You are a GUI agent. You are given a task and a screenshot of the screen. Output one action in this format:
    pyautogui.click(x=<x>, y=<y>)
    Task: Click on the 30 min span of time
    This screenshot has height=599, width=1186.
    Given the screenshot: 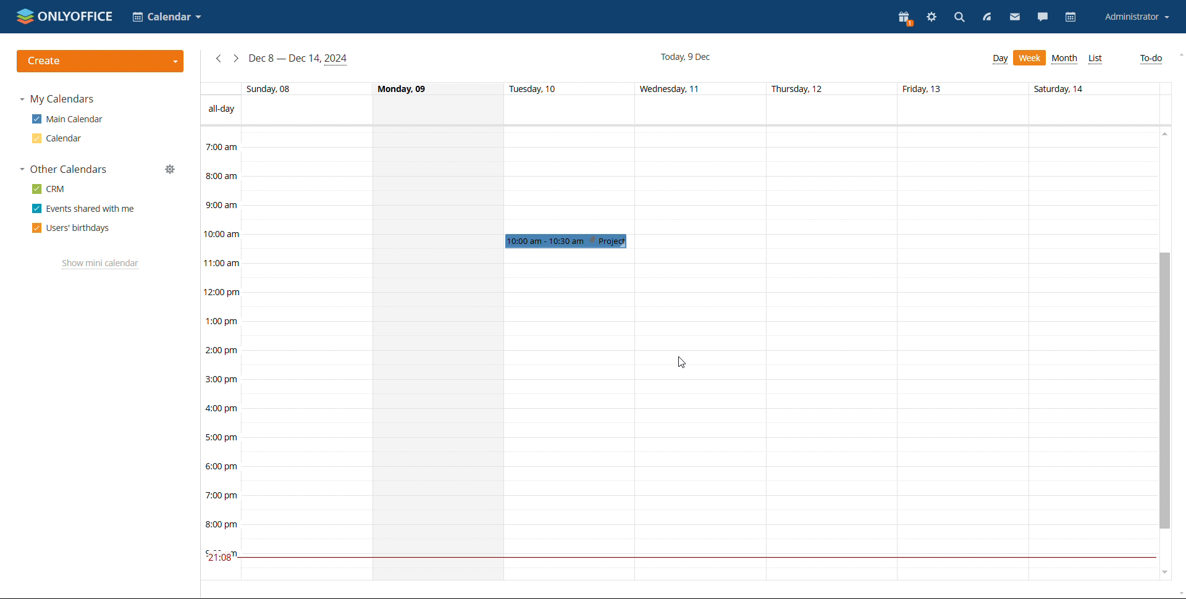 What is the action you would take?
    pyautogui.click(x=698, y=184)
    